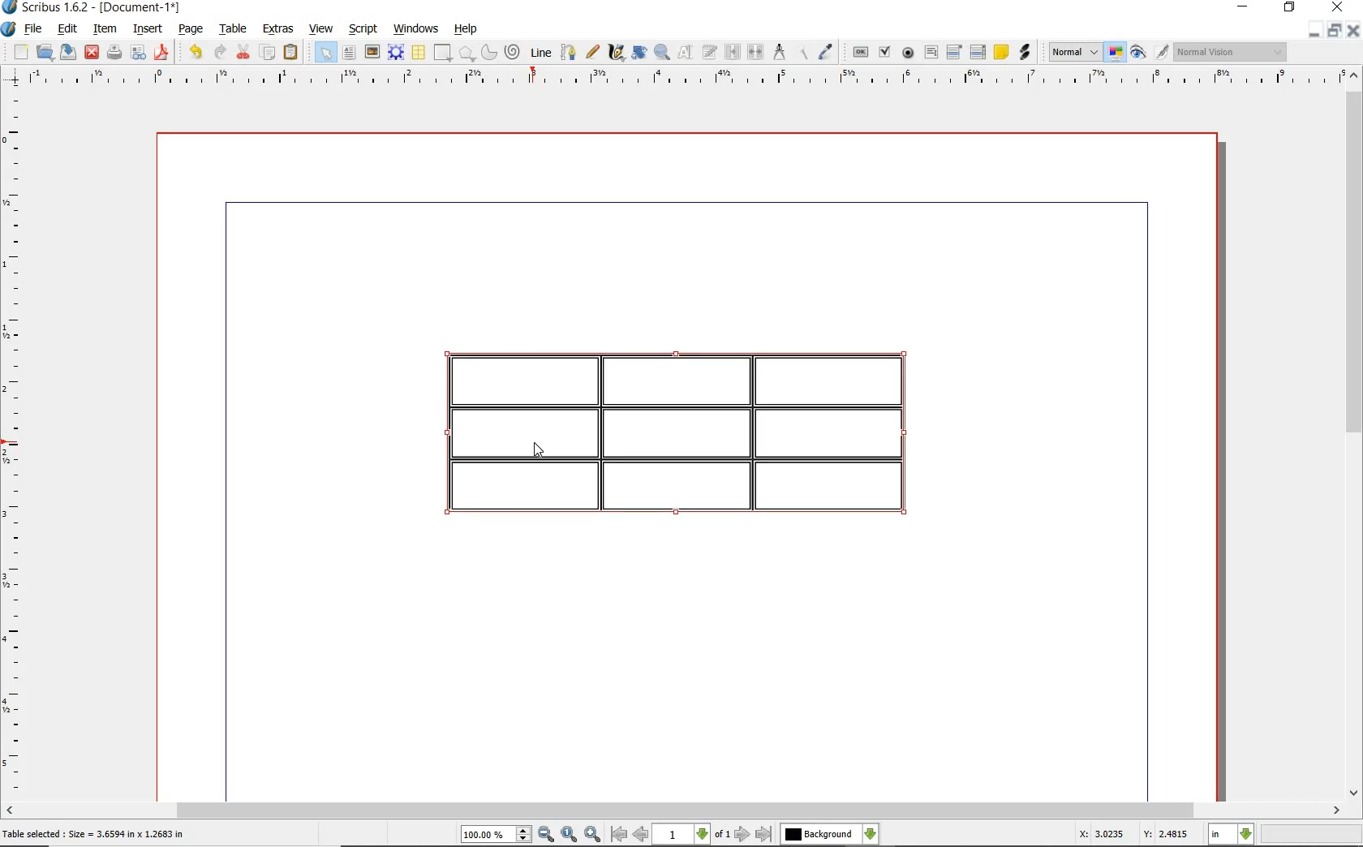 This screenshot has height=847, width=1363. What do you see at coordinates (219, 53) in the screenshot?
I see `redo` at bounding box center [219, 53].